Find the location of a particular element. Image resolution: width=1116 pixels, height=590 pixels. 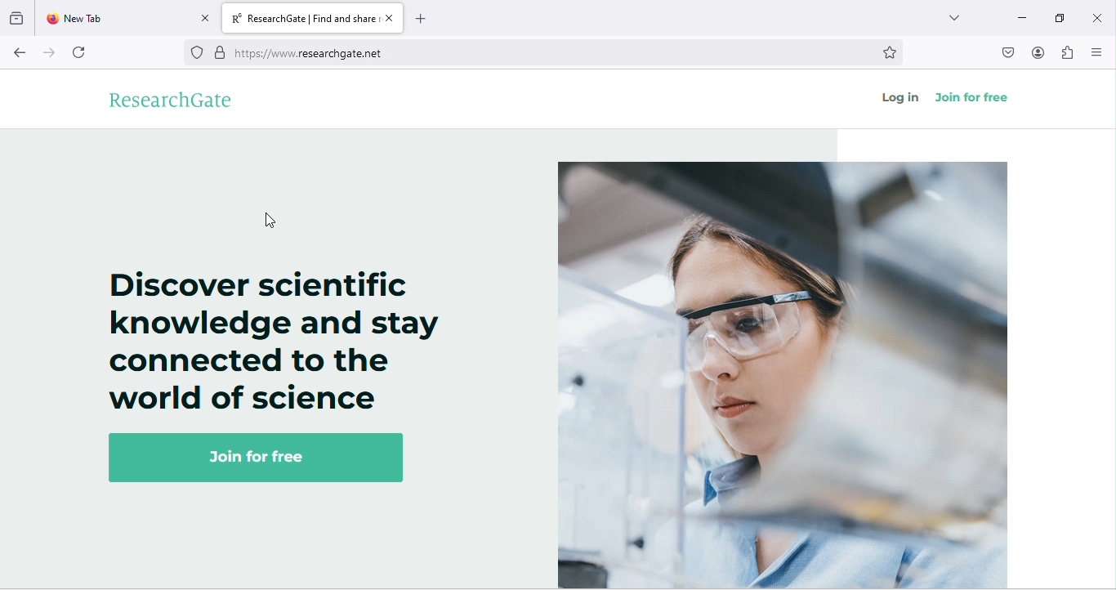

search tab is located at coordinates (960, 21).